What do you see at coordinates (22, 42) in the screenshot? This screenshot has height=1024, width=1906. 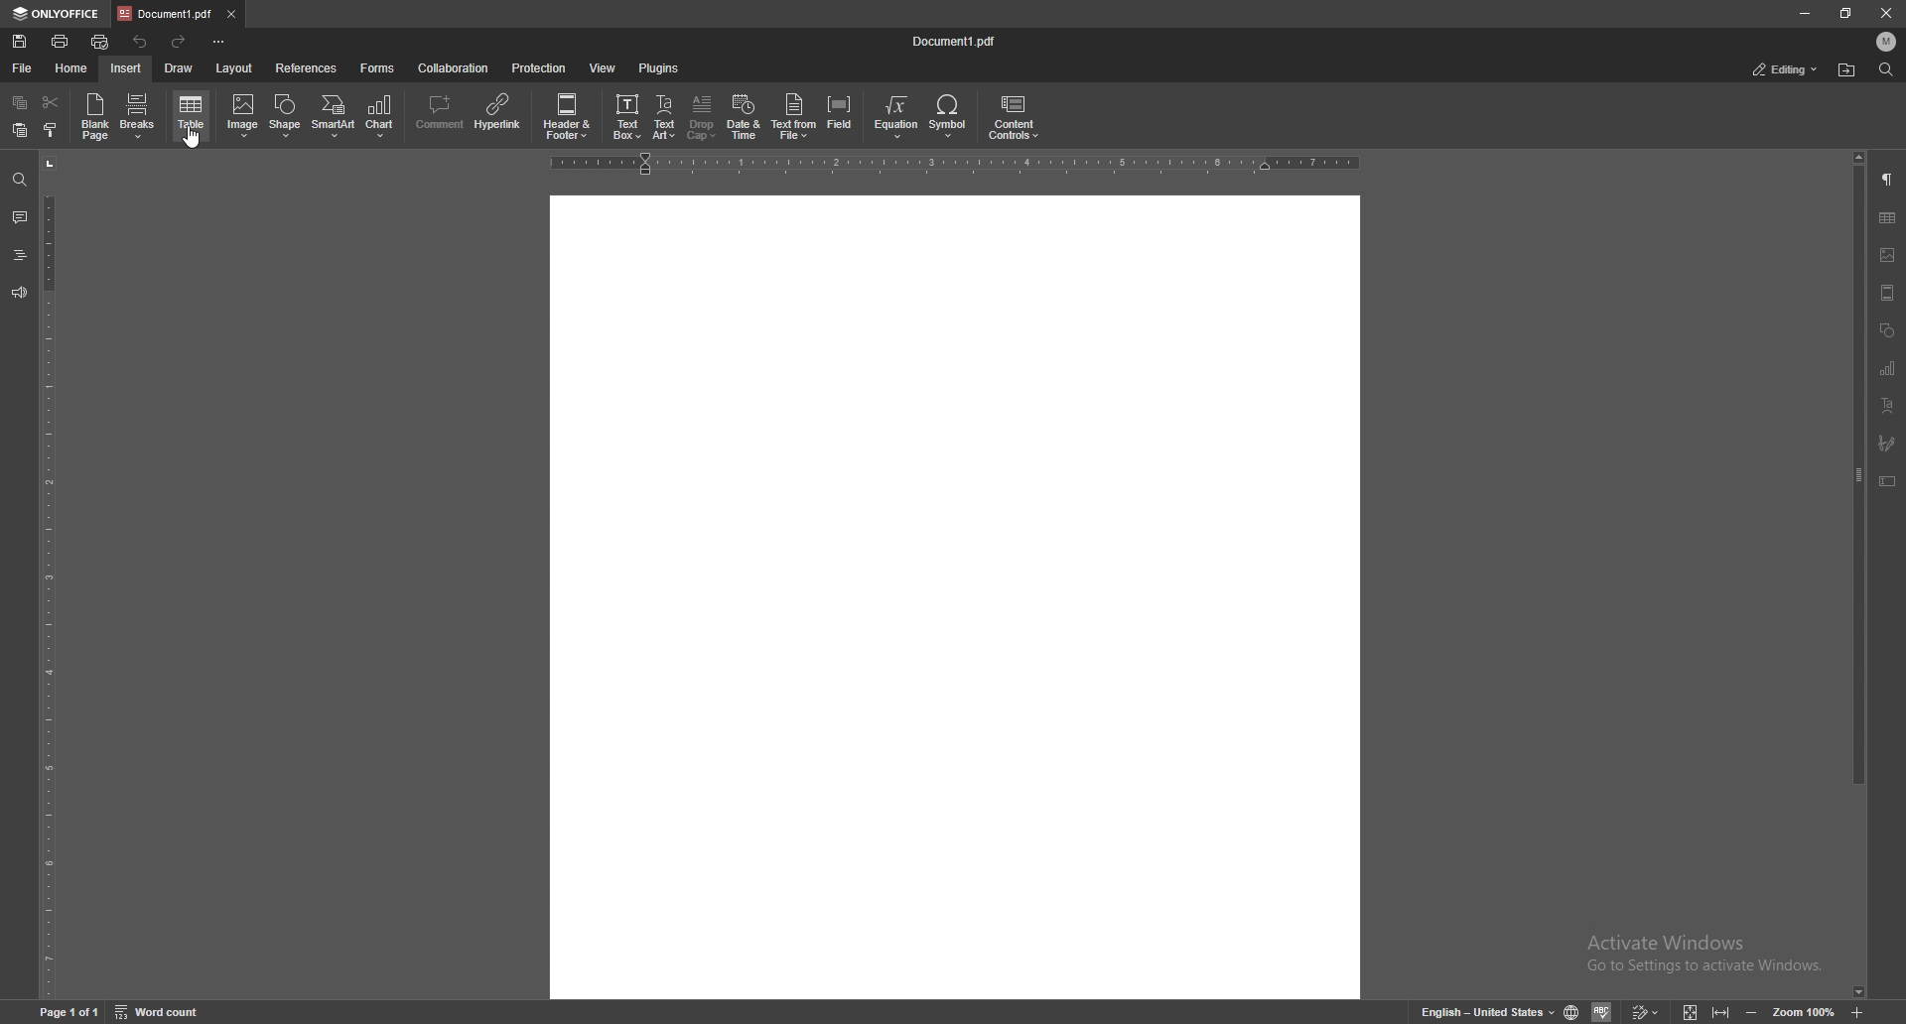 I see `save` at bounding box center [22, 42].